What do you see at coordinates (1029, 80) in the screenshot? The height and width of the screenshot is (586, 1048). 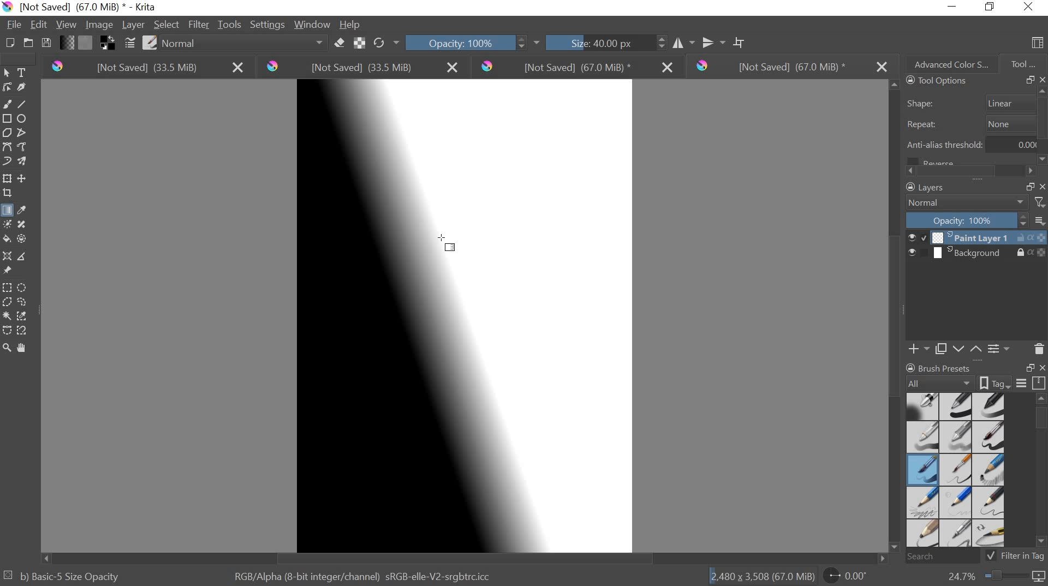 I see `RESTORE DOWN` at bounding box center [1029, 80].